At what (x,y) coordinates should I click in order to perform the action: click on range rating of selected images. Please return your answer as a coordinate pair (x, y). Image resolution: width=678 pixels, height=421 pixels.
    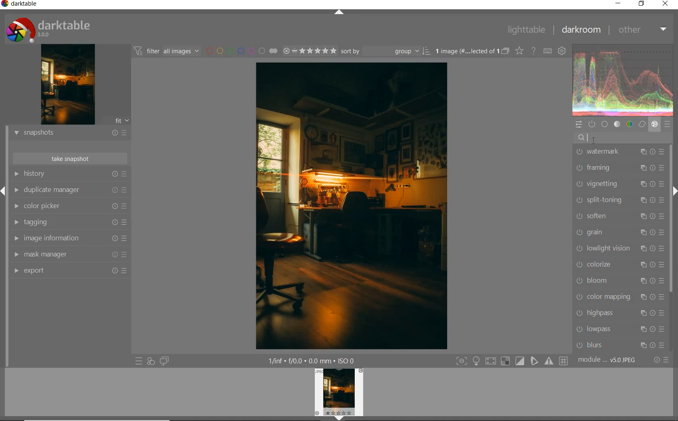
    Looking at the image, I should click on (310, 52).